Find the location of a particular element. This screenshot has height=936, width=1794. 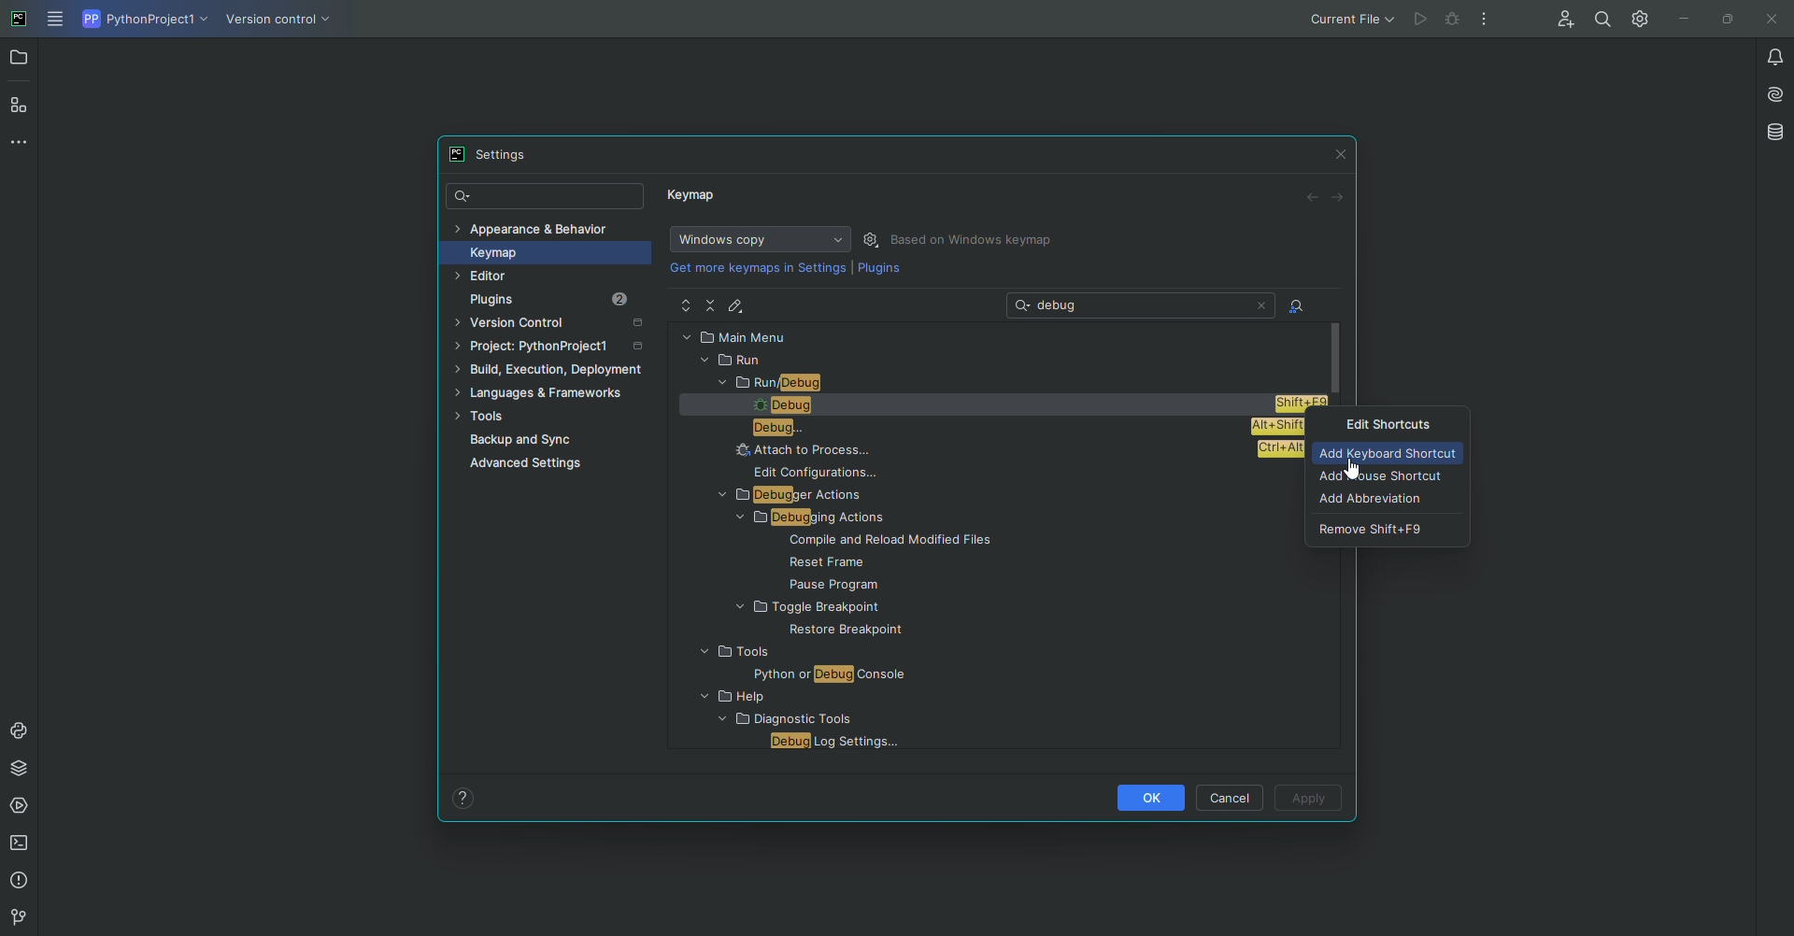

FILE NAME is located at coordinates (828, 631).